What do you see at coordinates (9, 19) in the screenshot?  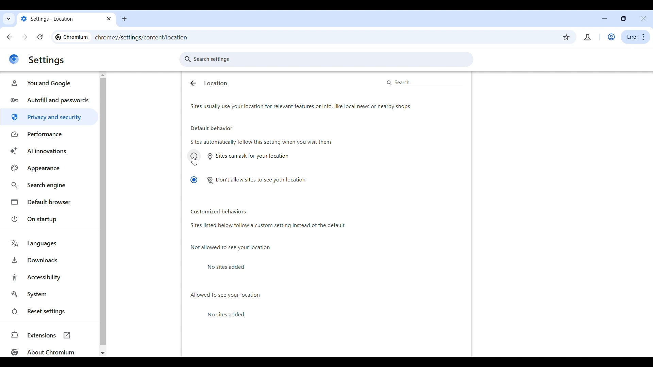 I see `Quick search through tabs` at bounding box center [9, 19].